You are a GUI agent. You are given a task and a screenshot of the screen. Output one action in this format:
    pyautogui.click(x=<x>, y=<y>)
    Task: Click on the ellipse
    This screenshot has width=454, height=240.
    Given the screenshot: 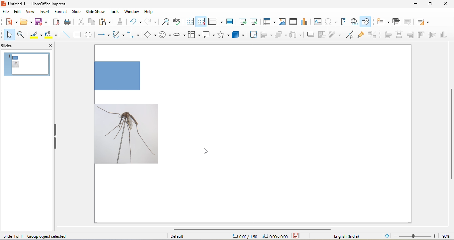 What is the action you would take?
    pyautogui.click(x=89, y=35)
    